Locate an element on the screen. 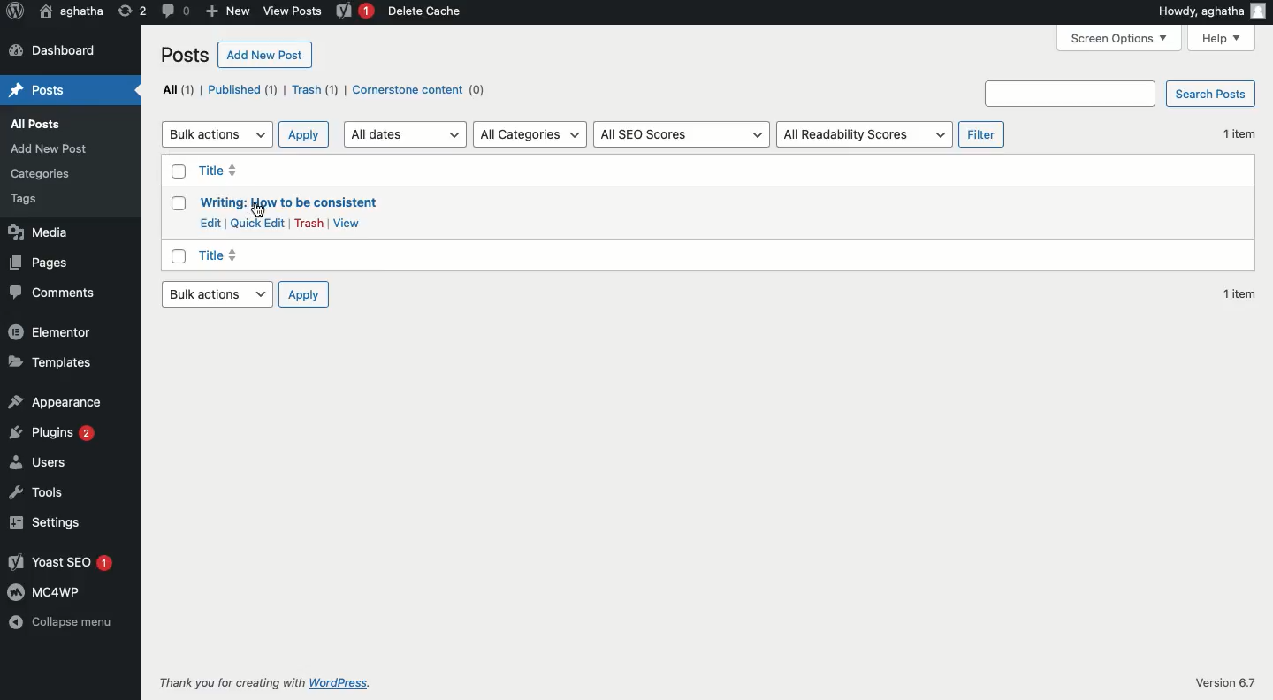  Edit is located at coordinates (210, 222).